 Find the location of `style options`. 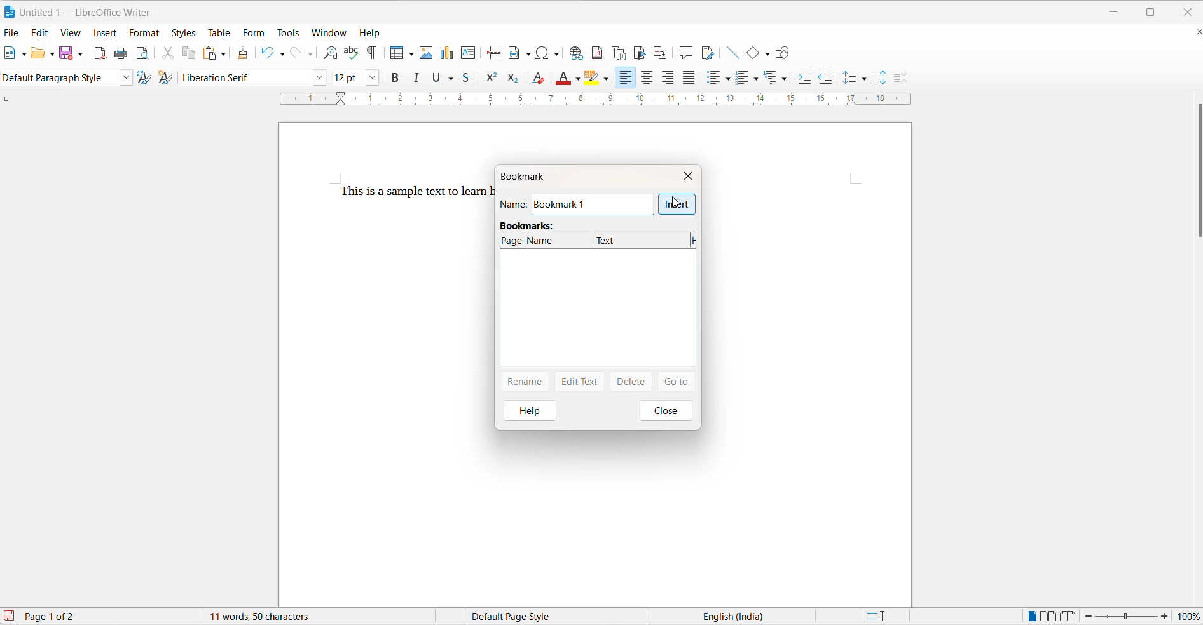

style options is located at coordinates (124, 78).